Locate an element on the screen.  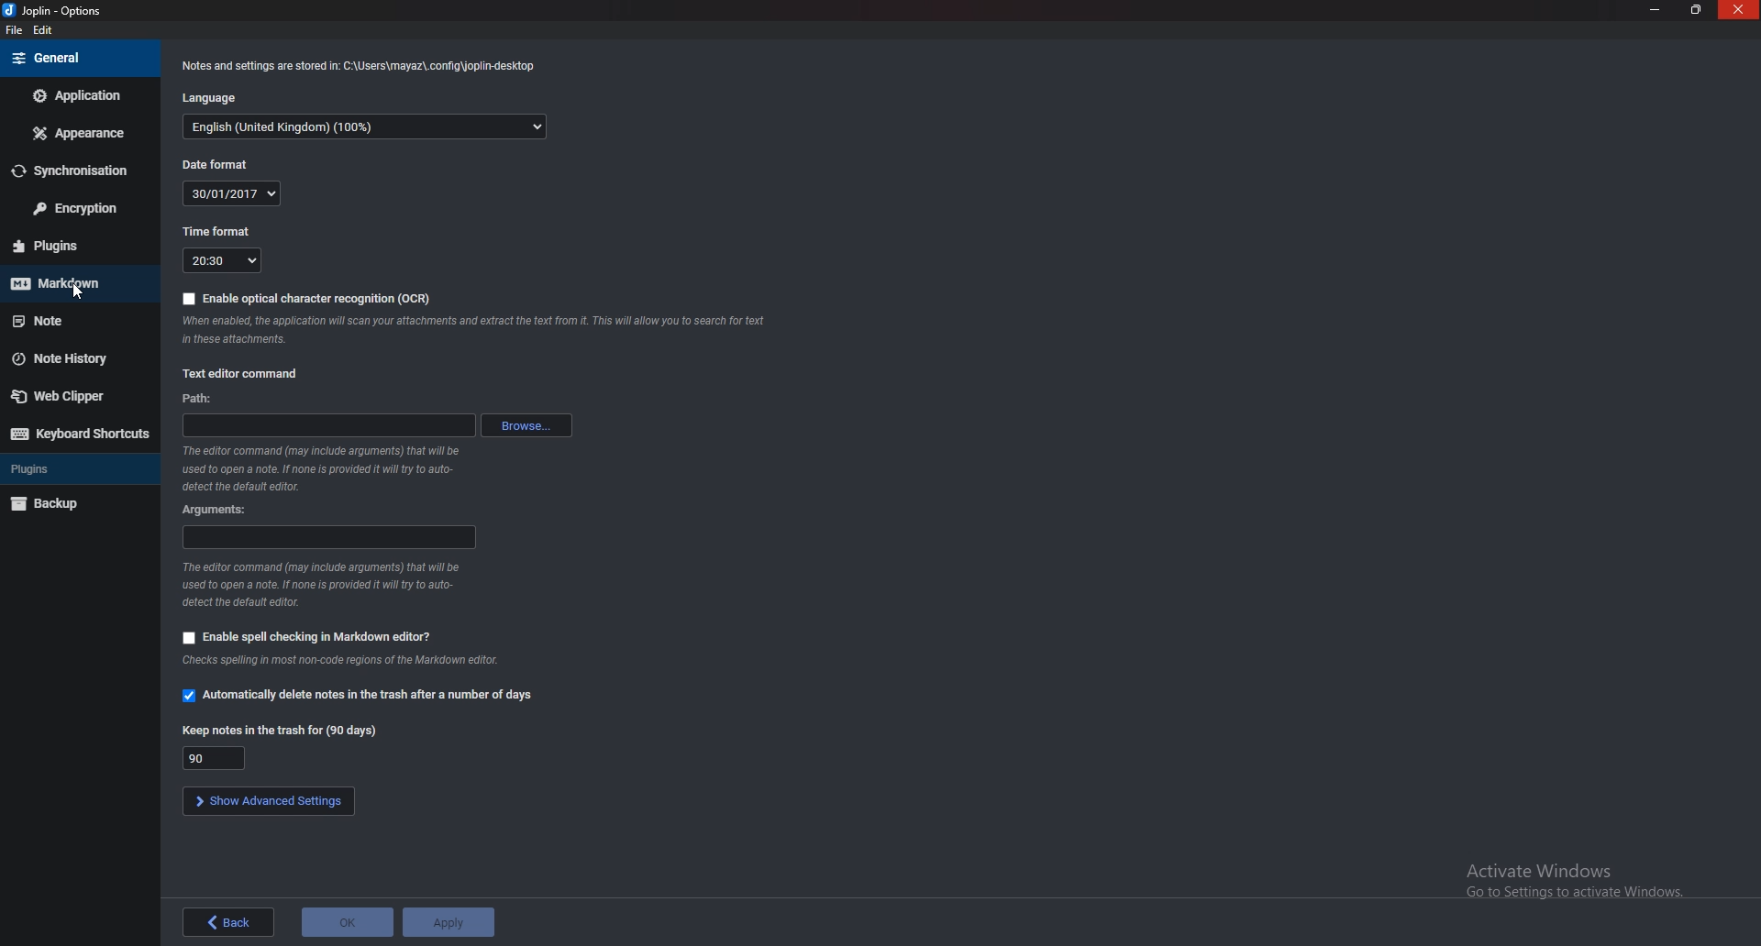
file is located at coordinates (13, 34).